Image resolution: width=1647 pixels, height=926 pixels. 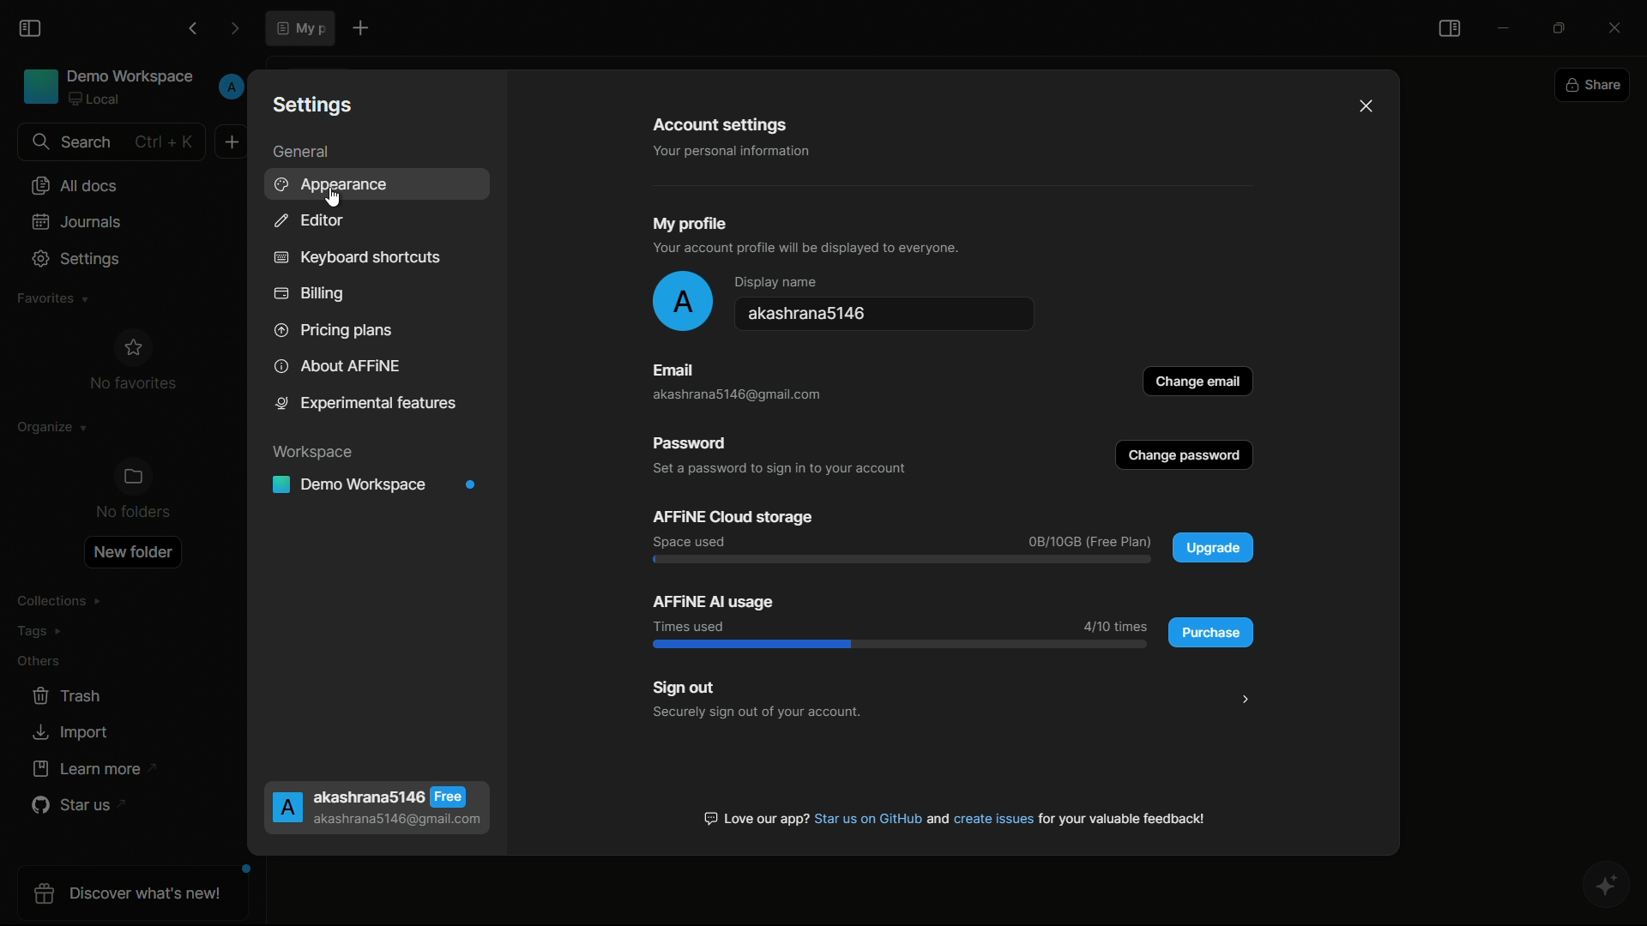 I want to click on star us, so click(x=73, y=807).